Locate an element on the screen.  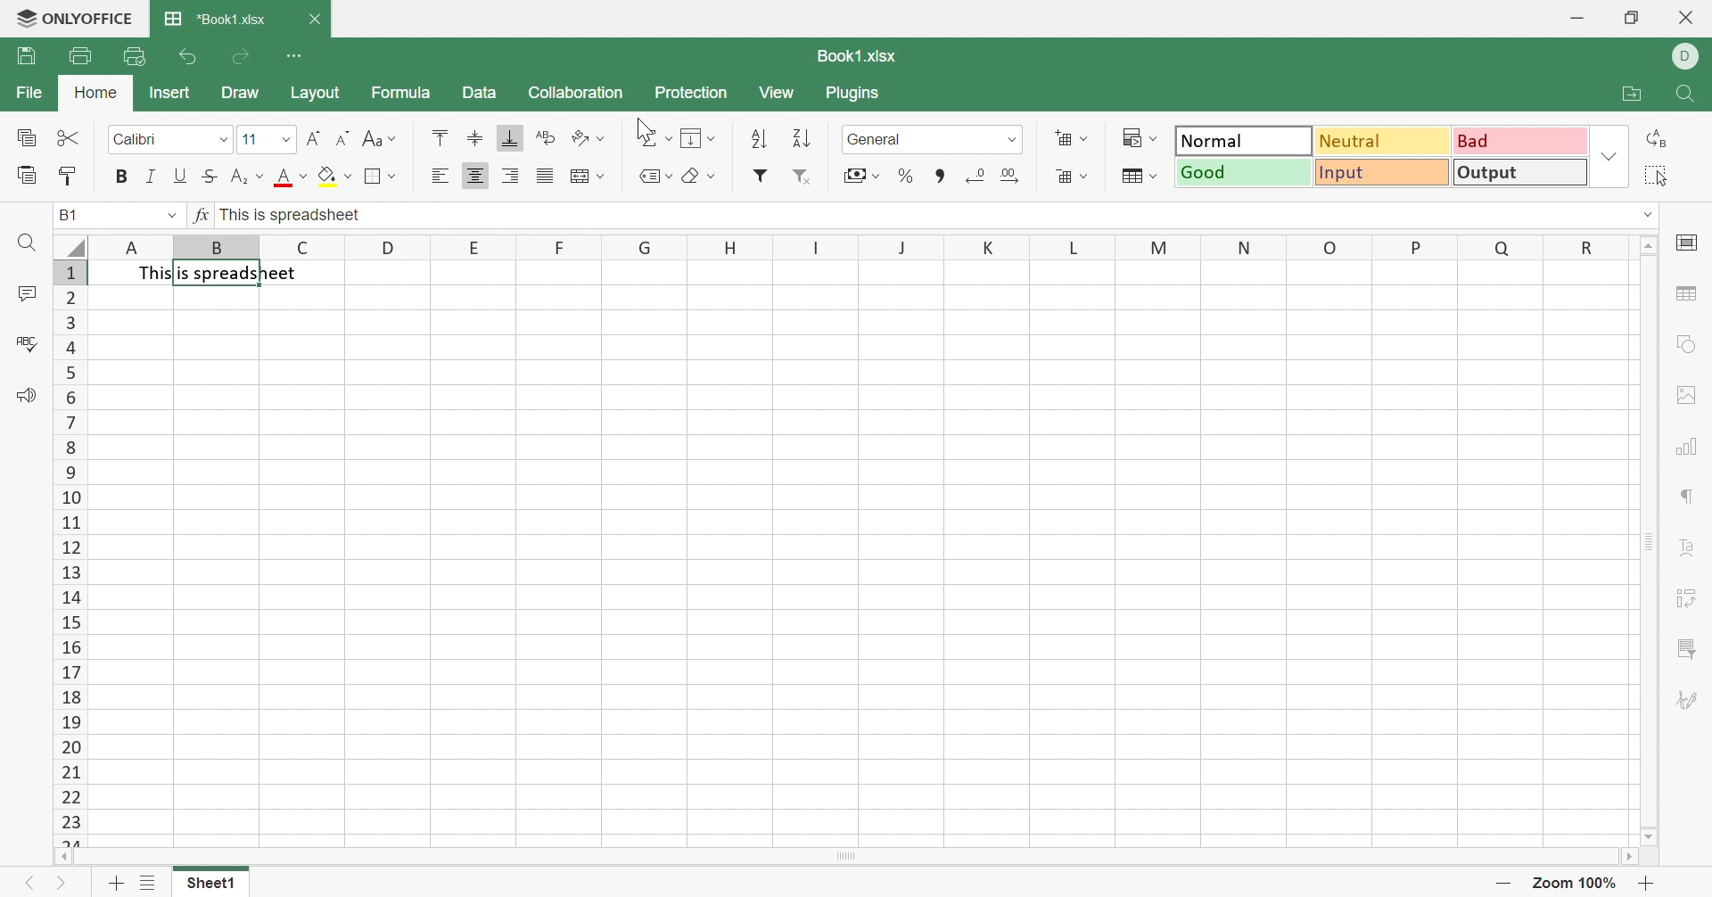
This is spreadsheet is located at coordinates (292, 214).